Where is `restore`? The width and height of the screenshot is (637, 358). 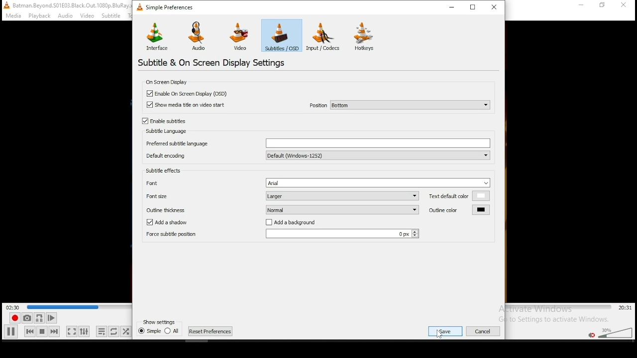 restore is located at coordinates (602, 5).